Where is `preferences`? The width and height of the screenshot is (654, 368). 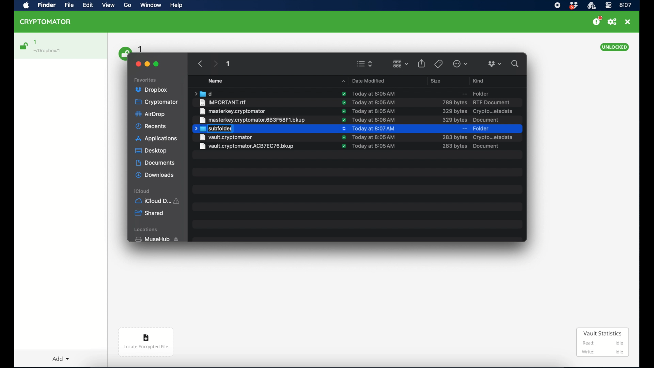 preferences is located at coordinates (612, 22).